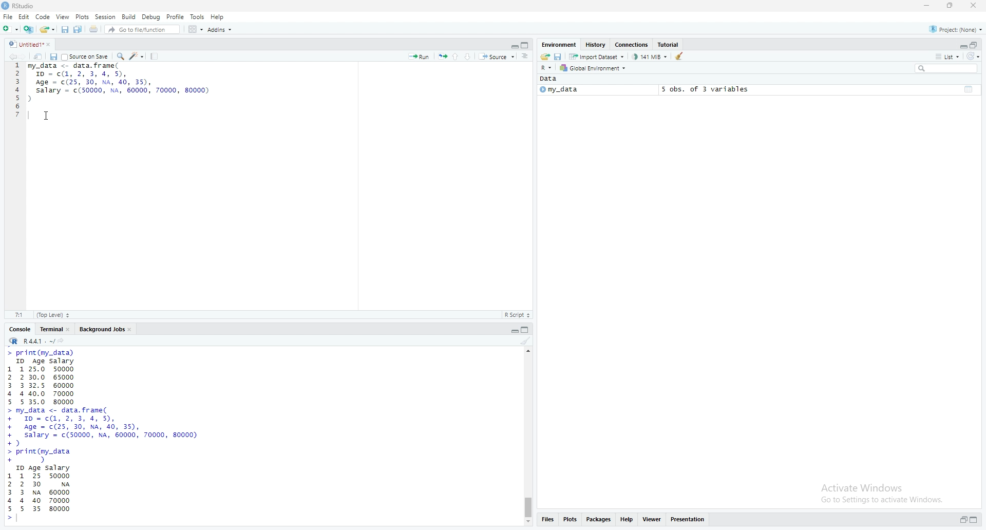  What do you see at coordinates (513, 46) in the screenshot?
I see `expand` at bounding box center [513, 46].